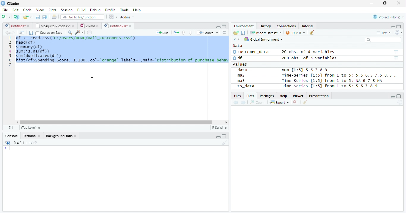  Describe the element at coordinates (243, 81) in the screenshot. I see `ma3` at that location.